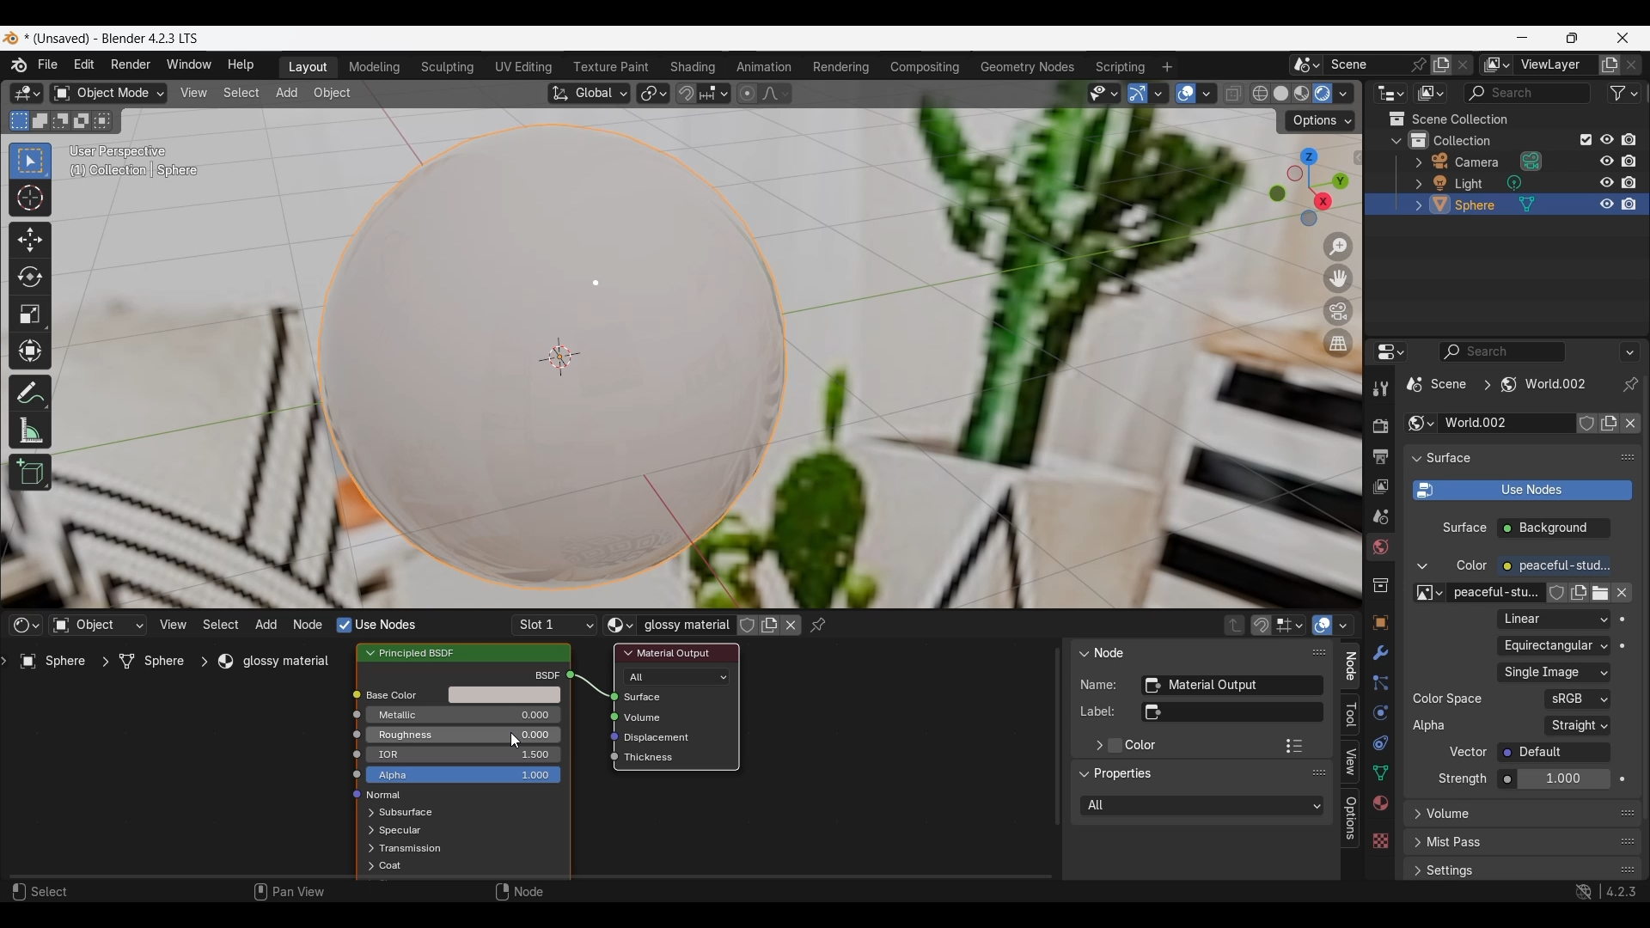  What do you see at coordinates (1380, 711) in the screenshot?
I see `Physics properties` at bounding box center [1380, 711].